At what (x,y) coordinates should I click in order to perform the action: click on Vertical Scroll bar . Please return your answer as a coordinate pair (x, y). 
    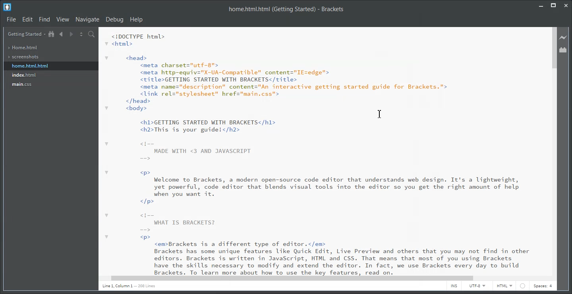
    Looking at the image, I should click on (553, 151).